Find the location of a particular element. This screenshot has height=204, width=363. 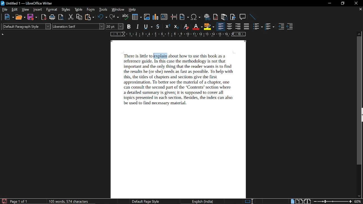

styles is located at coordinates (66, 10).